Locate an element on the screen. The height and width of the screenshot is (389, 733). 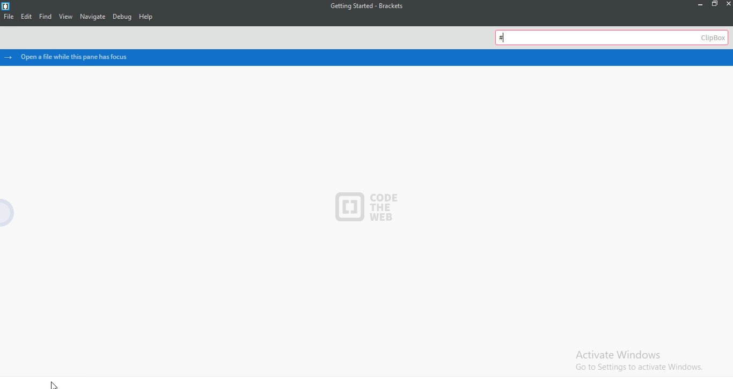
minimize is located at coordinates (697, 4).